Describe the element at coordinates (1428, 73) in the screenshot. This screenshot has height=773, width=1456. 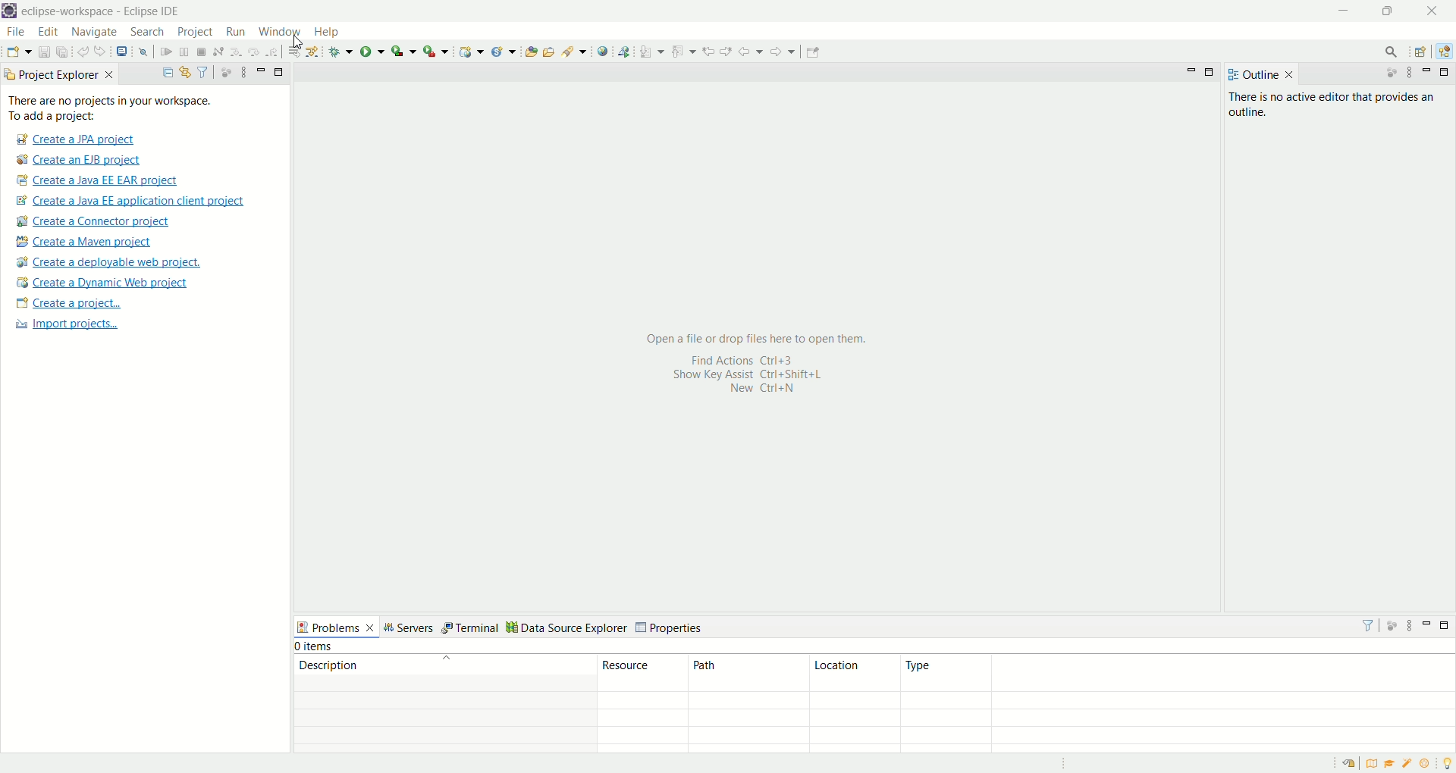
I see `minimize` at that location.